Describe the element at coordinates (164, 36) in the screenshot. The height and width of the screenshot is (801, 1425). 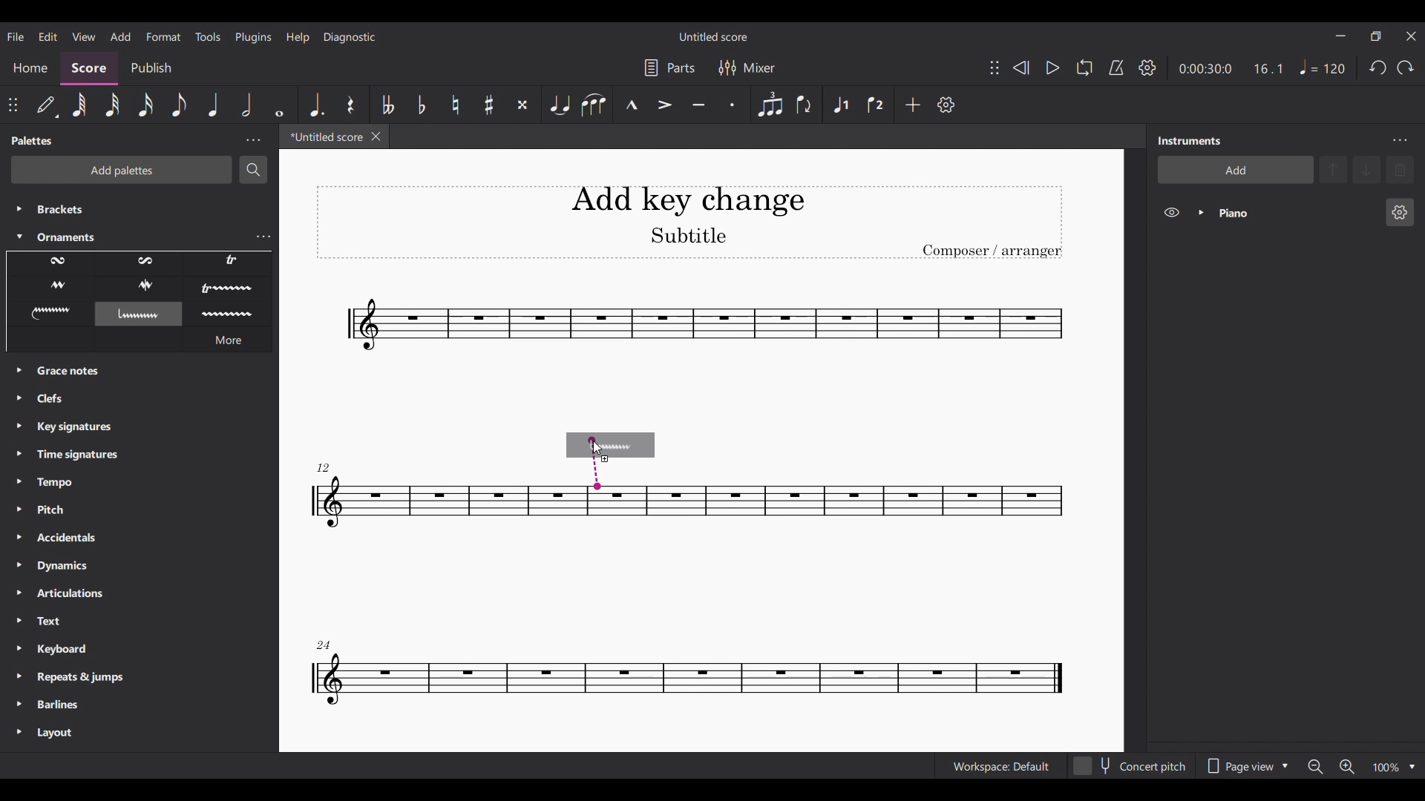
I see `Format menu` at that location.